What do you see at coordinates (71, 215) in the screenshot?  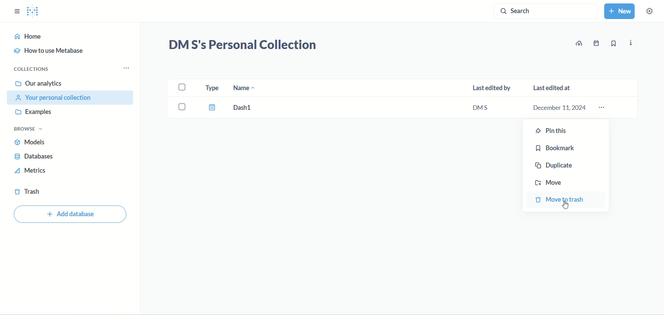 I see `add database` at bounding box center [71, 215].